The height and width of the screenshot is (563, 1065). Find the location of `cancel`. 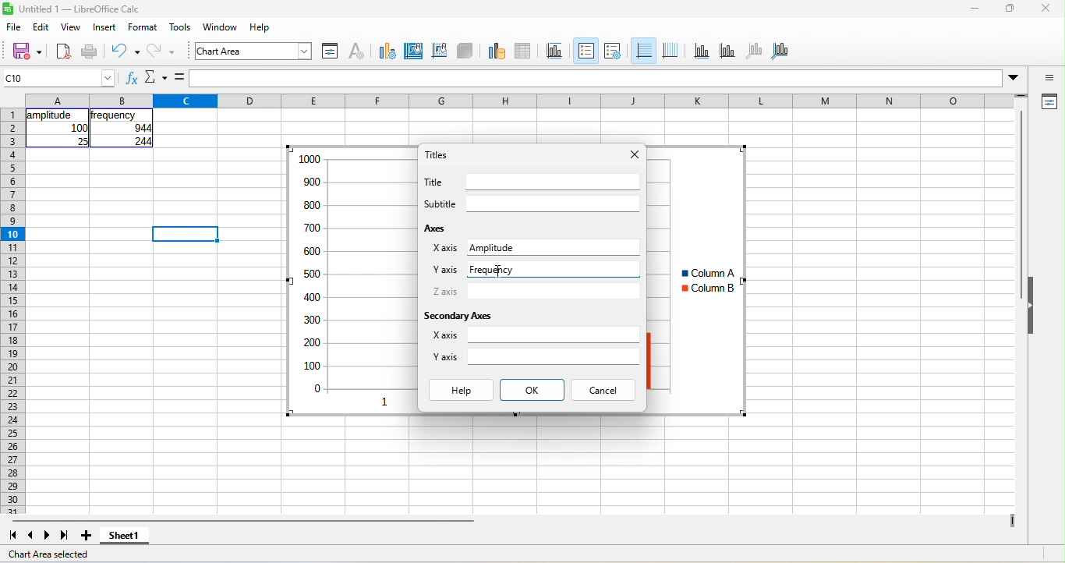

cancel is located at coordinates (603, 390).